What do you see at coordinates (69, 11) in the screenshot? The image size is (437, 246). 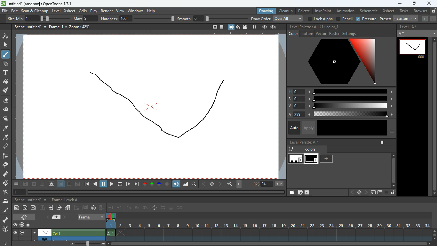 I see `xsheet` at bounding box center [69, 11].